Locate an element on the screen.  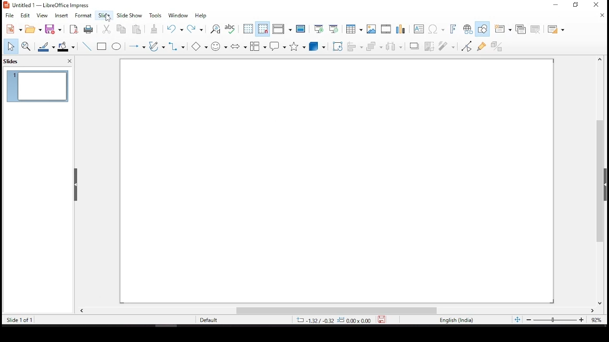
insert font work text is located at coordinates (452, 27).